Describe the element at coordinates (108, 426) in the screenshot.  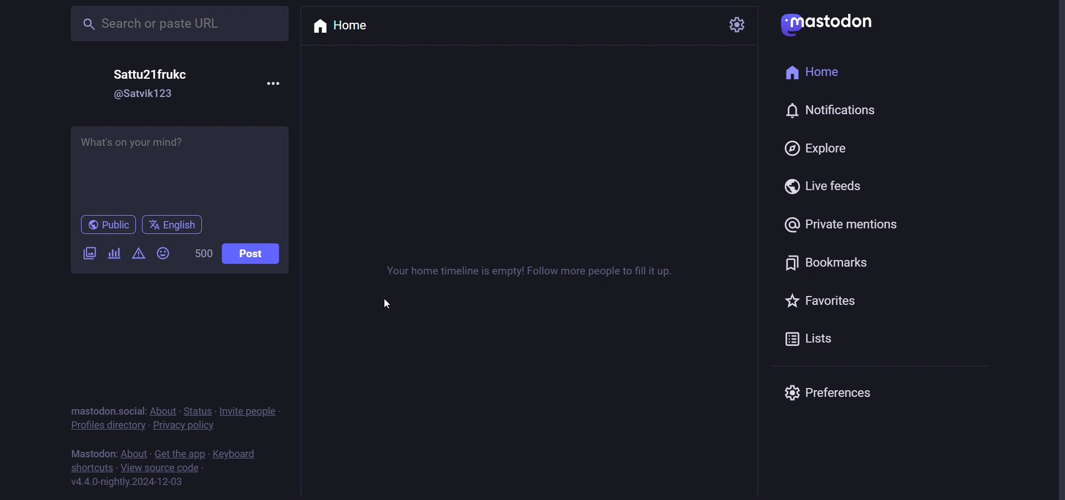
I see `profiles` at that location.